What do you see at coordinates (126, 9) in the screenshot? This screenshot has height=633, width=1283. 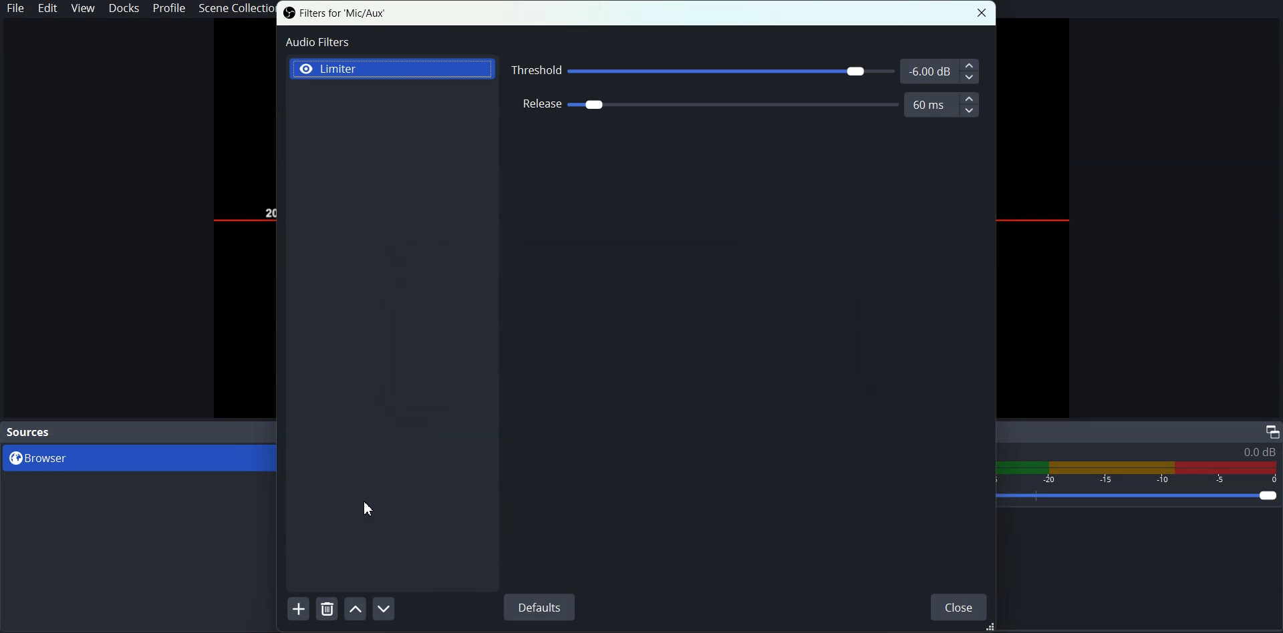 I see `Docks` at bounding box center [126, 9].